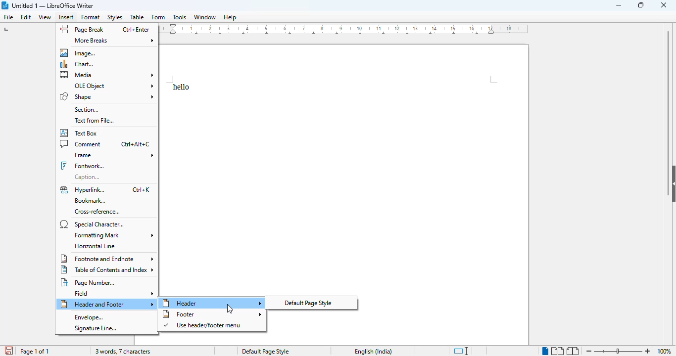  I want to click on page break, so click(82, 29).